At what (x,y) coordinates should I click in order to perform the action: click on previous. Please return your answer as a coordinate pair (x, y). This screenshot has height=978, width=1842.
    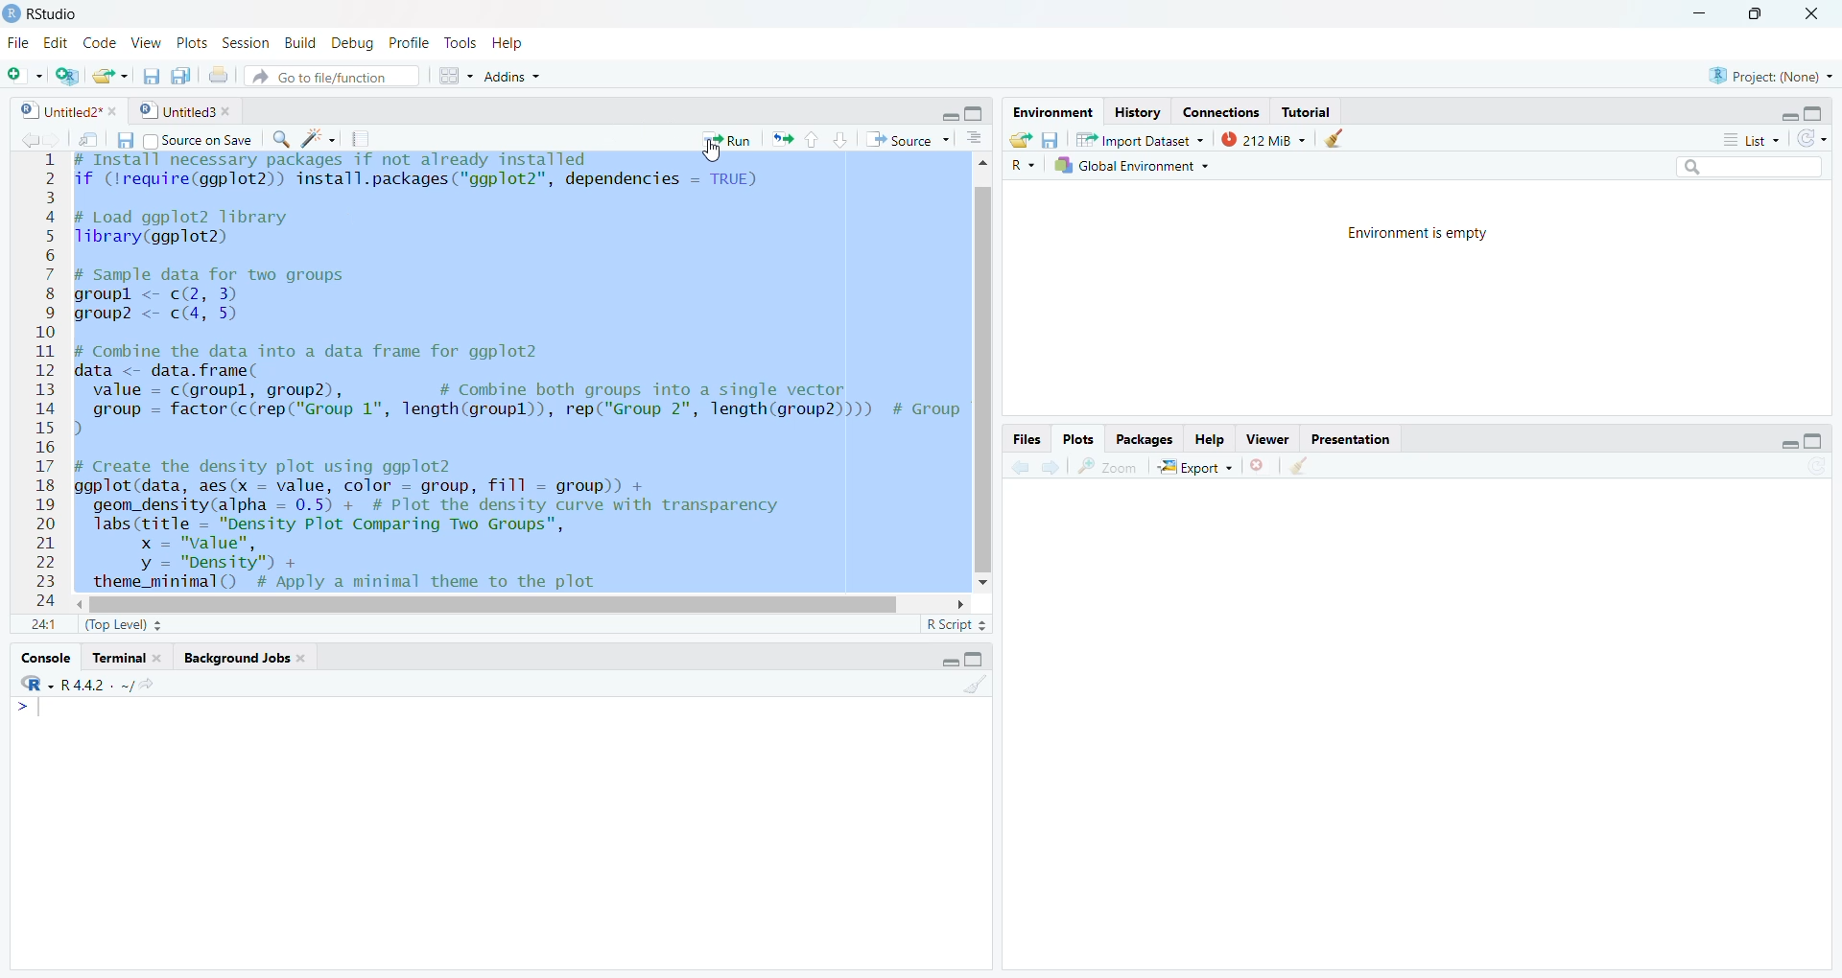
    Looking at the image, I should click on (1021, 467).